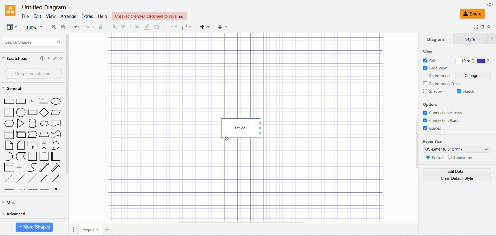  Describe the element at coordinates (43, 145) in the screenshot. I see `Actor` at that location.